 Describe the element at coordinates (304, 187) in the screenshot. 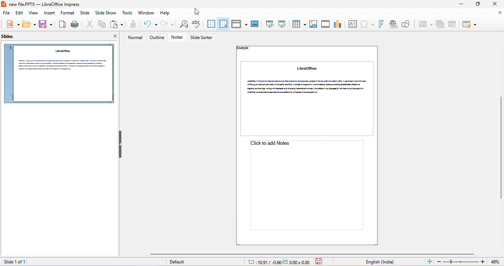

I see `click here to add notes` at that location.